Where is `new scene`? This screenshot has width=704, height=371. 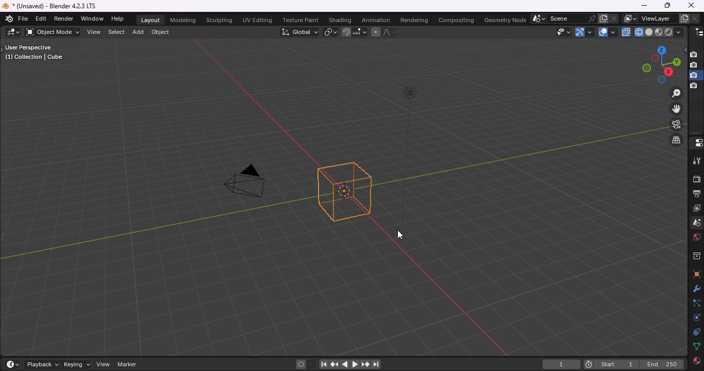
new scene is located at coordinates (604, 18).